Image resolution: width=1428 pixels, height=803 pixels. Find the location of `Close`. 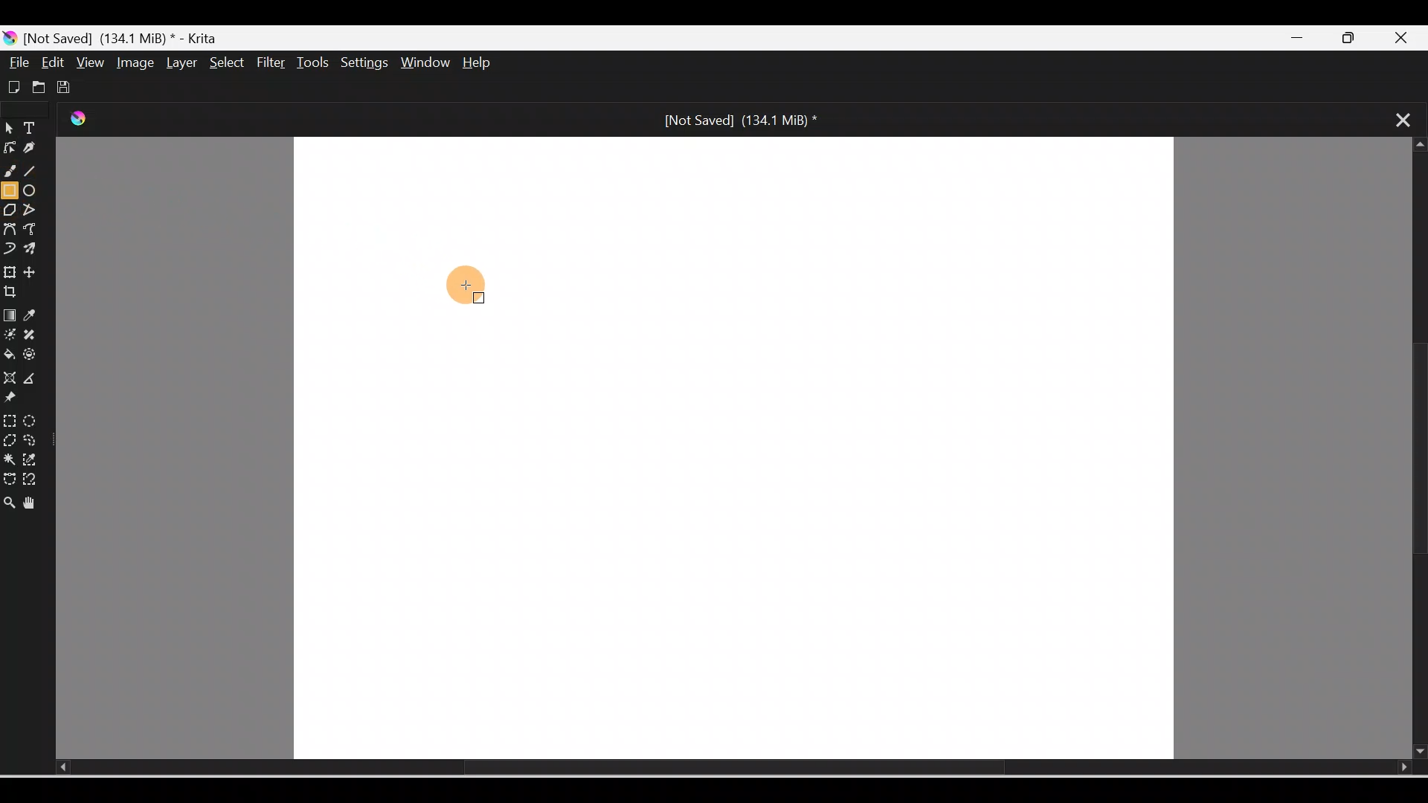

Close is located at coordinates (1409, 36).